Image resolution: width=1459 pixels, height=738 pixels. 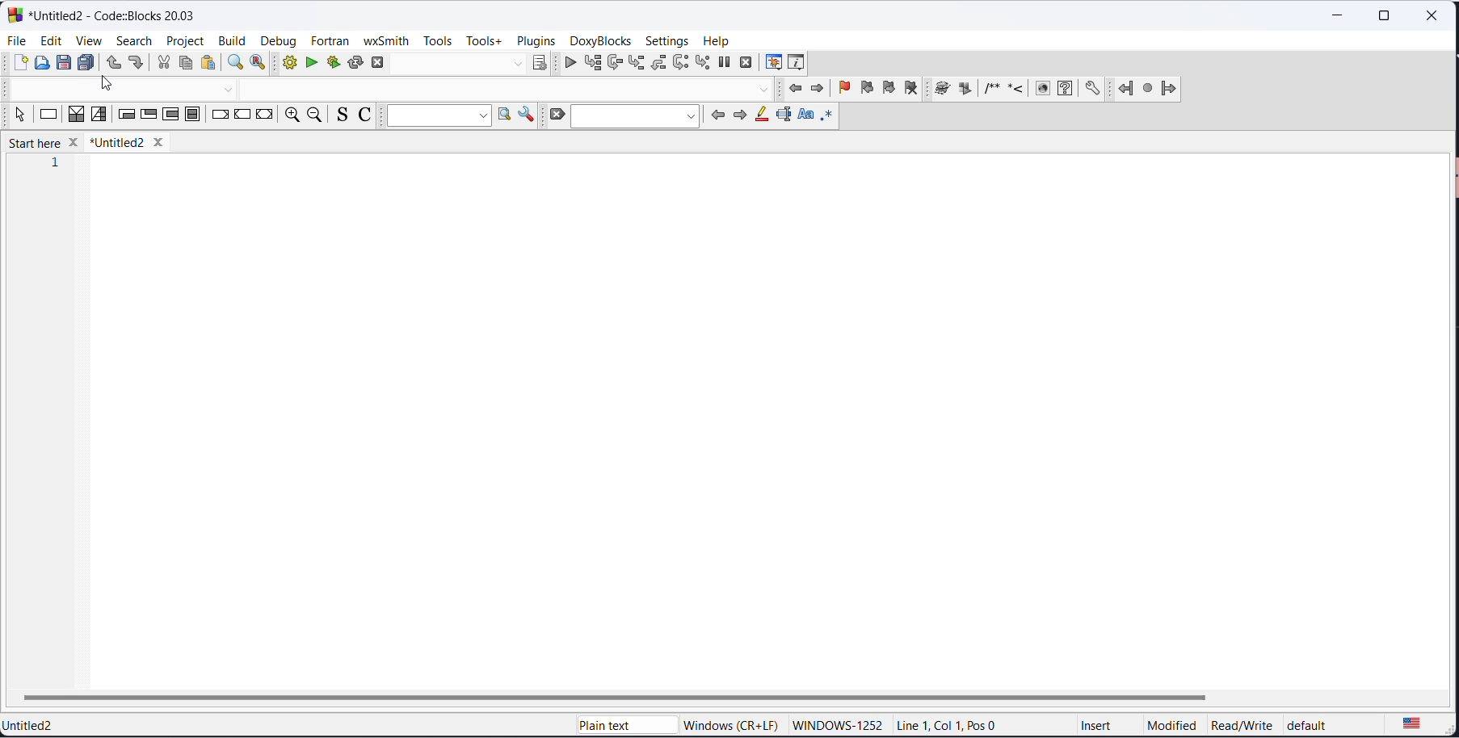 I want to click on start here tab, so click(x=40, y=141).